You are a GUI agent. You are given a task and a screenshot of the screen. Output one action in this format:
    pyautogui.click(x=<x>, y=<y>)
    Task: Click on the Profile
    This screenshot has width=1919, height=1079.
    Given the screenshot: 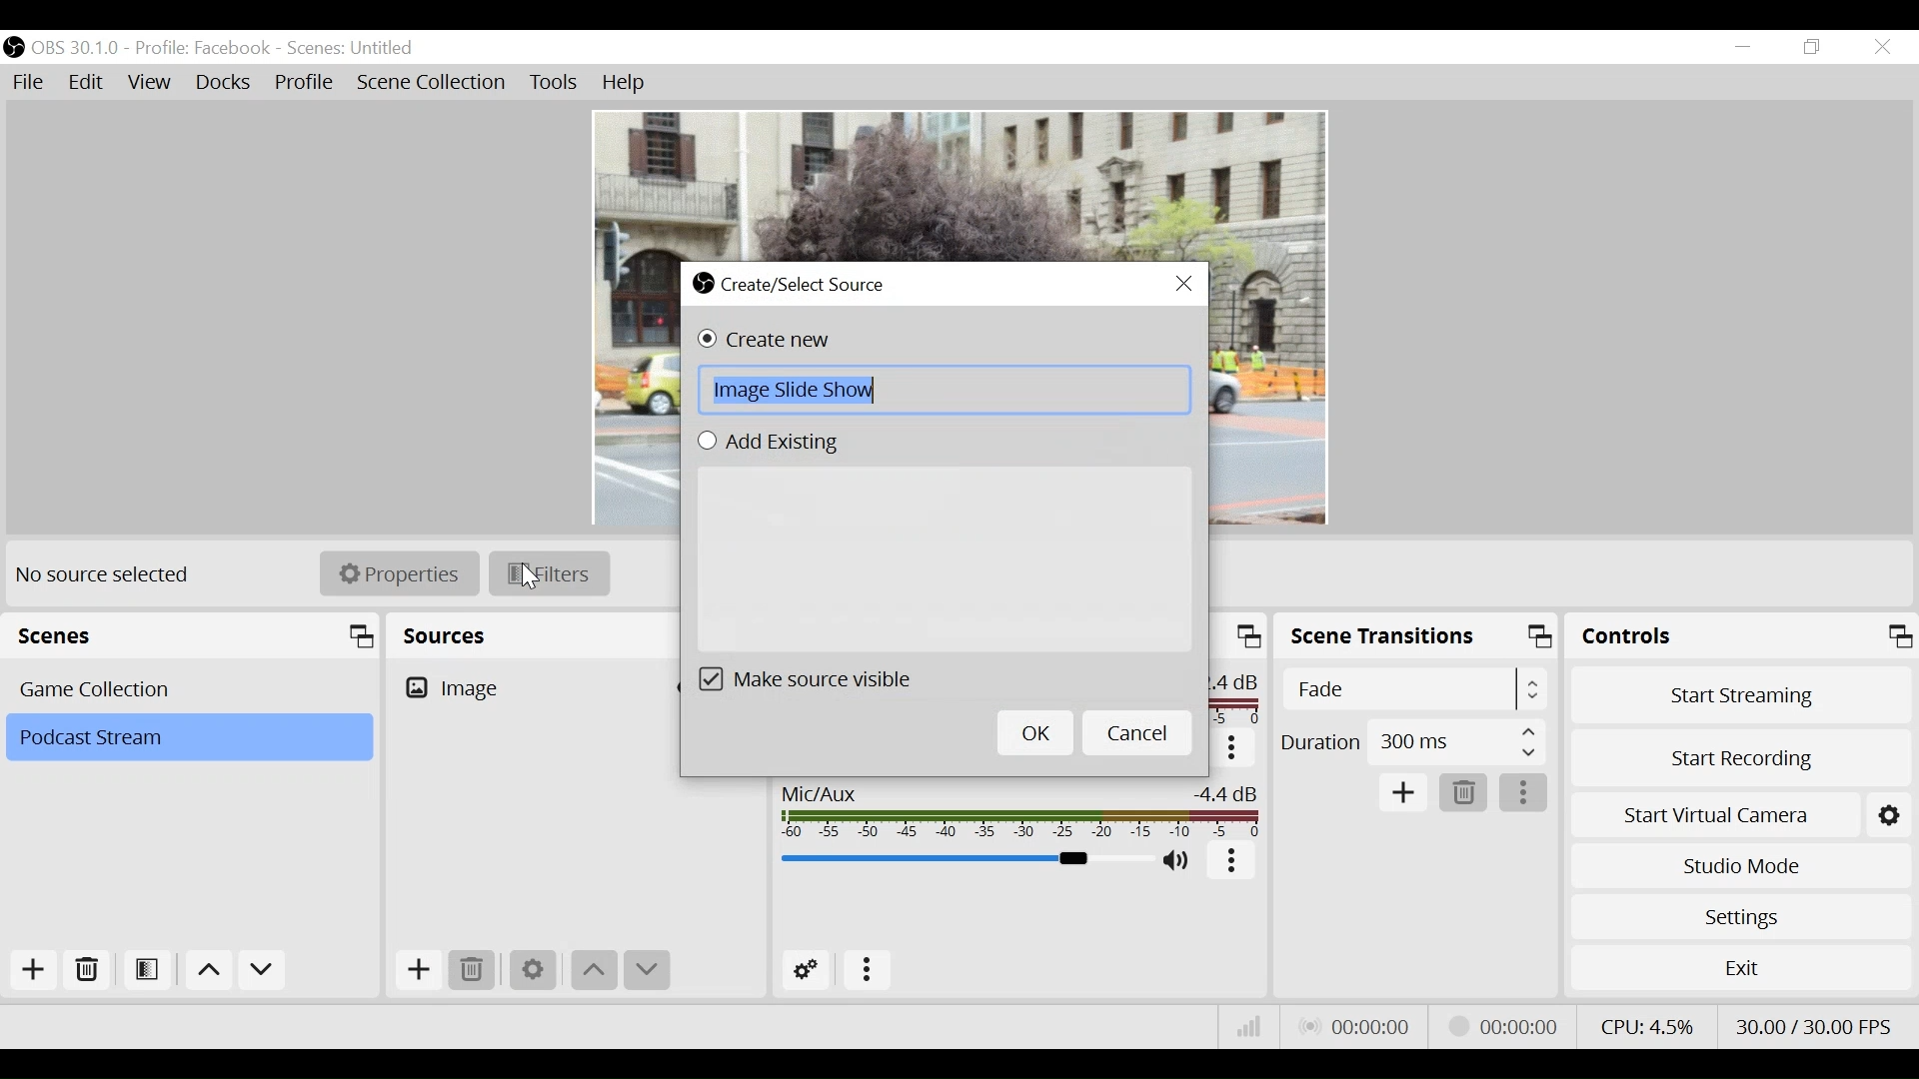 What is the action you would take?
    pyautogui.click(x=203, y=48)
    